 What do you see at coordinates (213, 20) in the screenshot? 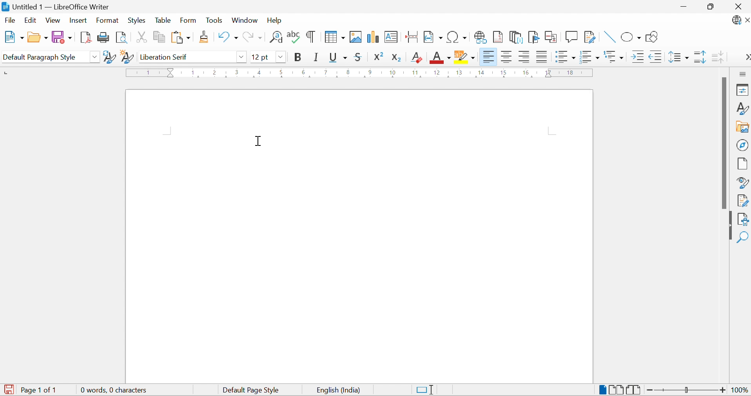
I see `Tools` at bounding box center [213, 20].